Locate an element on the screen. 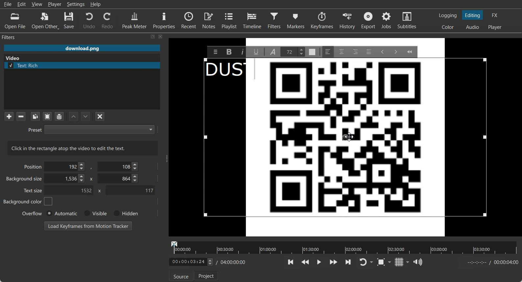 This screenshot has width=522, height=282. Bold is located at coordinates (229, 51).